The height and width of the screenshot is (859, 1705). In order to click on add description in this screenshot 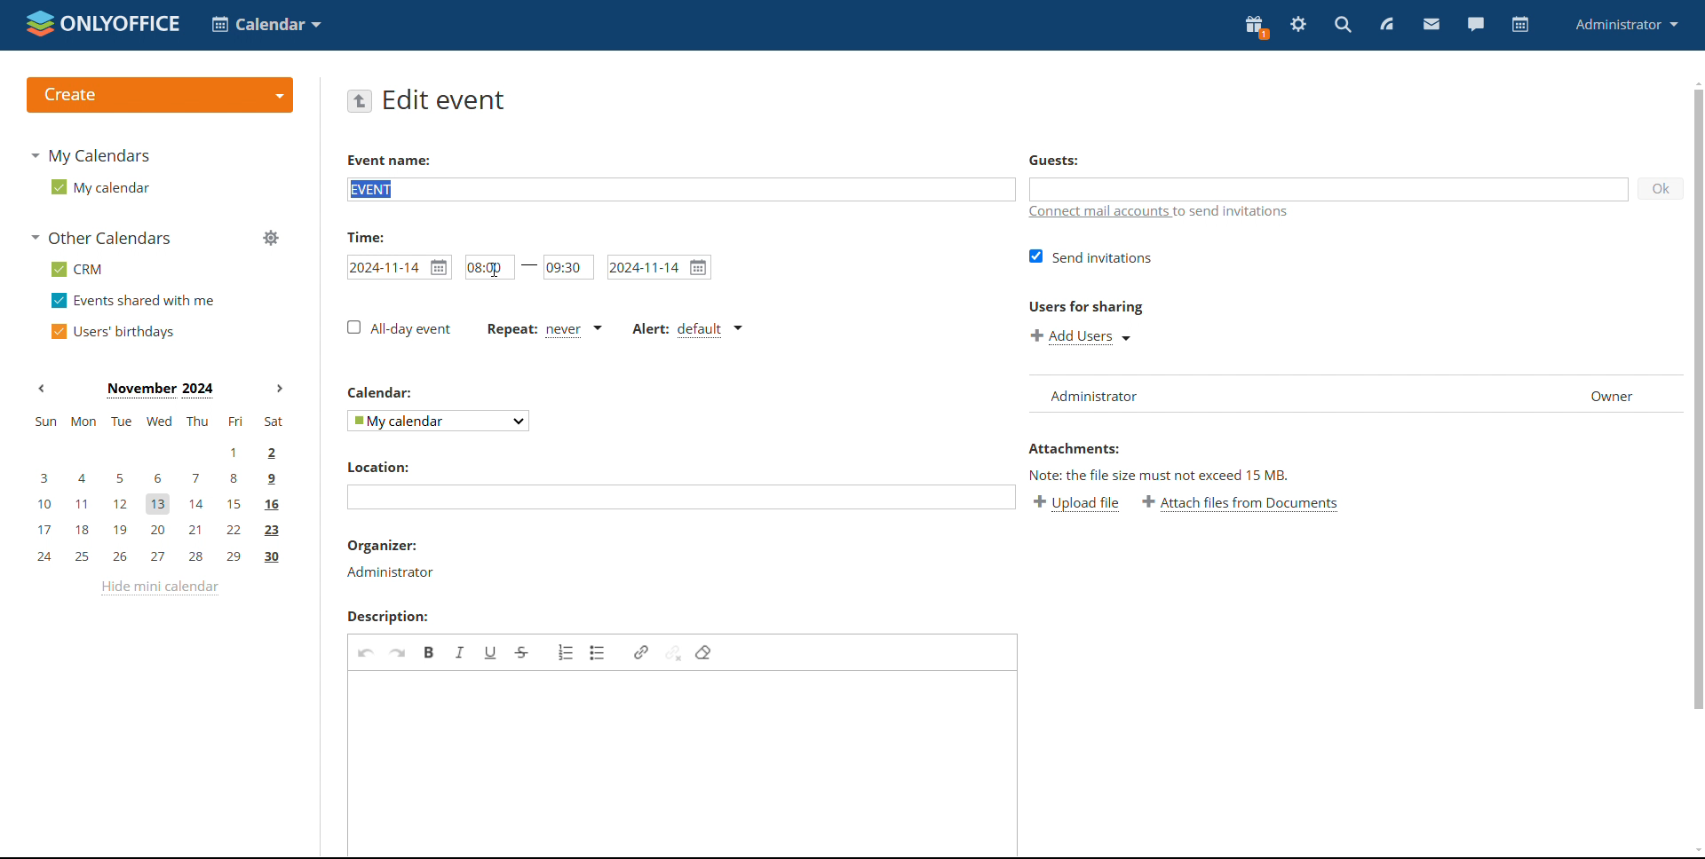, I will do `click(682, 762)`.